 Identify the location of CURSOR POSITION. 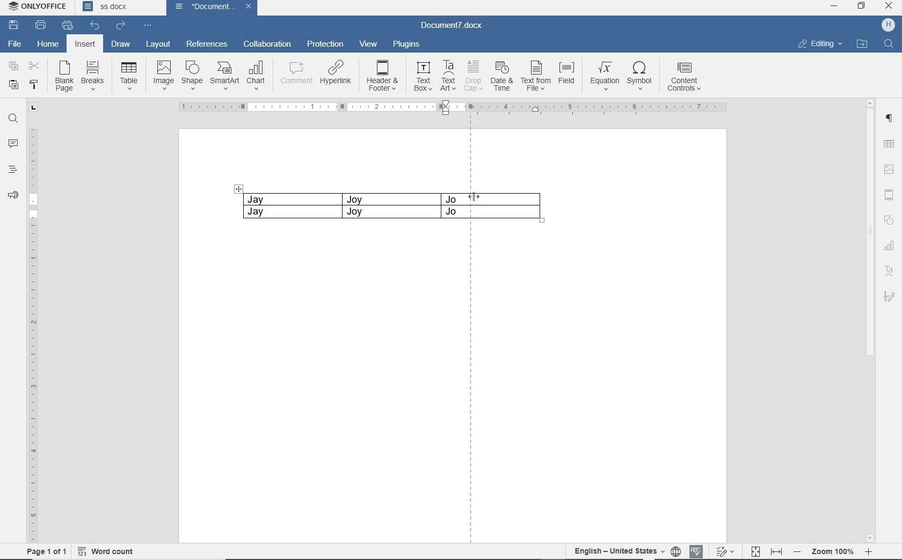
(473, 197).